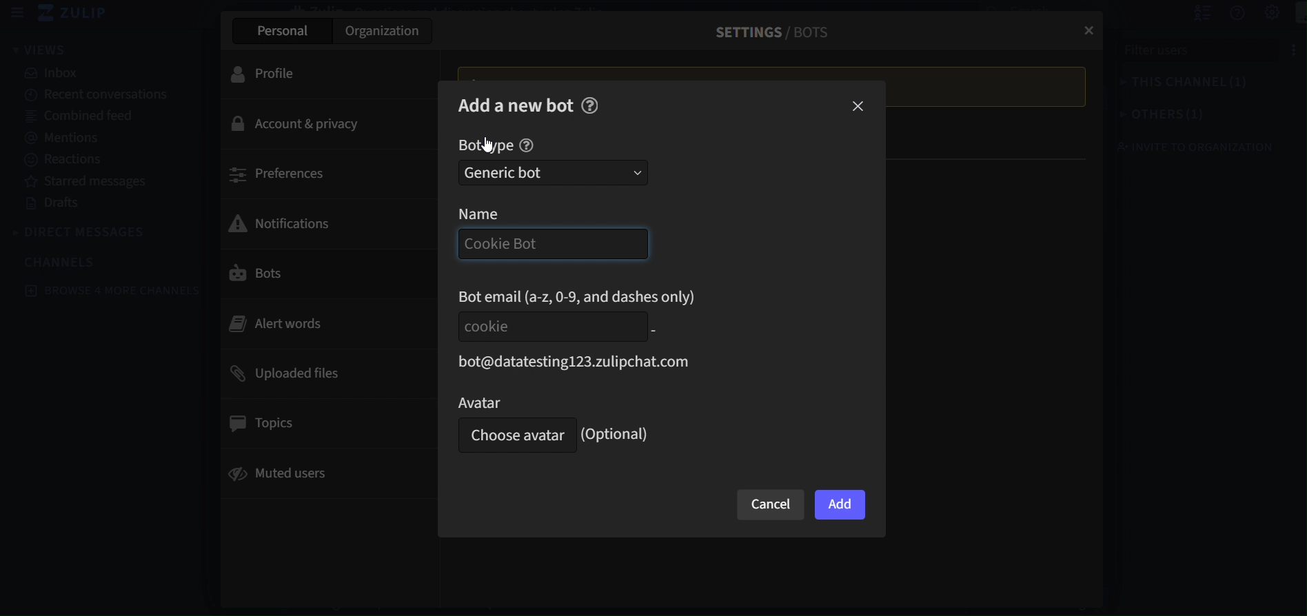 Image resolution: width=1307 pixels, height=616 pixels. What do you see at coordinates (485, 146) in the screenshot?
I see `bot type` at bounding box center [485, 146].